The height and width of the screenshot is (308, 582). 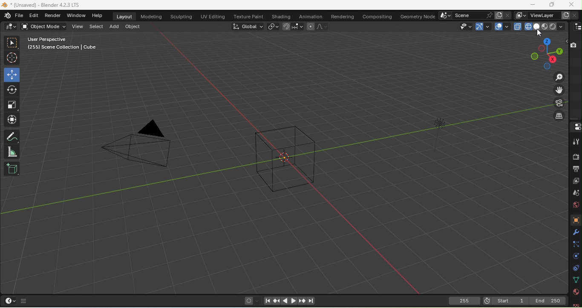 What do you see at coordinates (248, 27) in the screenshot?
I see `Transform orientation` at bounding box center [248, 27].